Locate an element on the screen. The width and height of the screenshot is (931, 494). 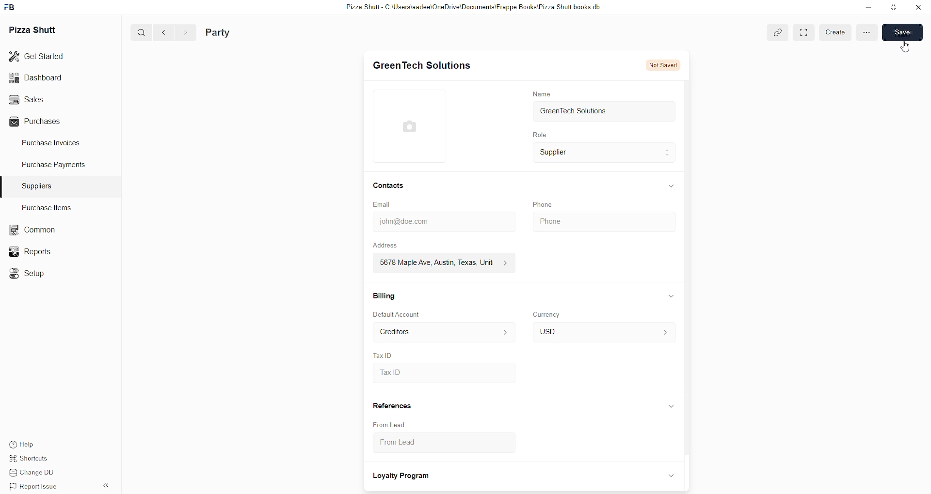
save is located at coordinates (903, 32).